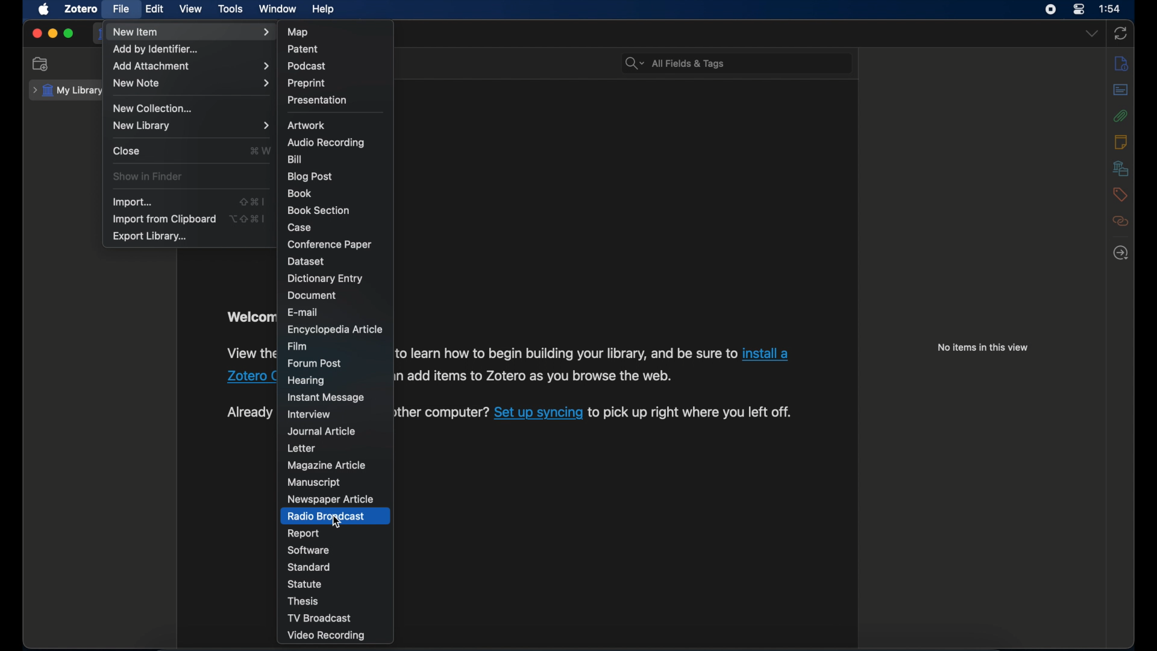 The height and width of the screenshot is (651, 1157). Describe the element at coordinates (735, 61) in the screenshot. I see `All Fields & Tags` at that location.